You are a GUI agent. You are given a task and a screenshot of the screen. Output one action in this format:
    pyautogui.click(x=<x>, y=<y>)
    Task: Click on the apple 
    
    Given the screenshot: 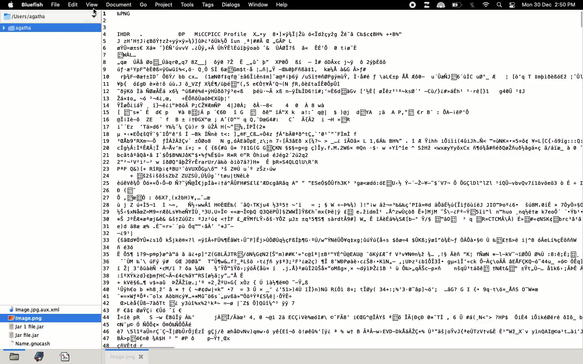 What is the action you would take?
    pyautogui.click(x=11, y=4)
    